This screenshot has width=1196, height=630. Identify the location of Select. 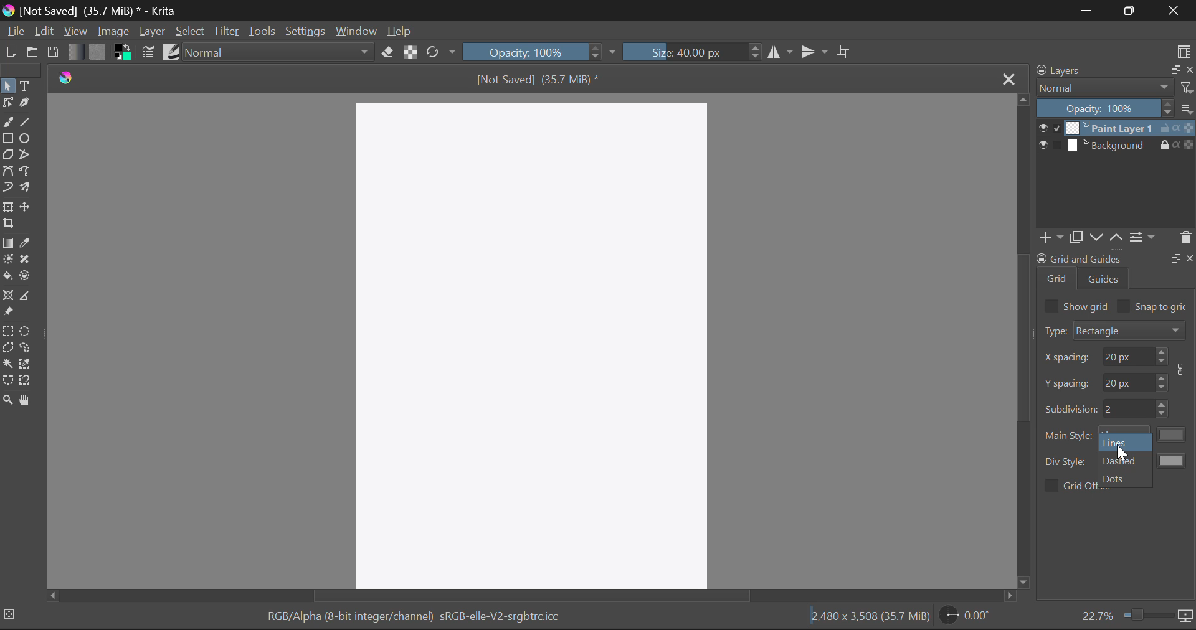
(7, 86).